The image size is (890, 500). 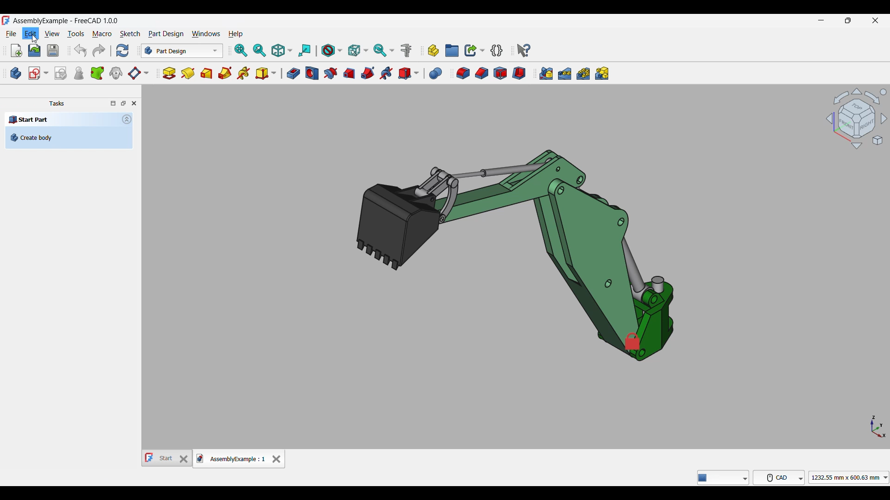 I want to click on Create an additive primitive, so click(x=266, y=74).